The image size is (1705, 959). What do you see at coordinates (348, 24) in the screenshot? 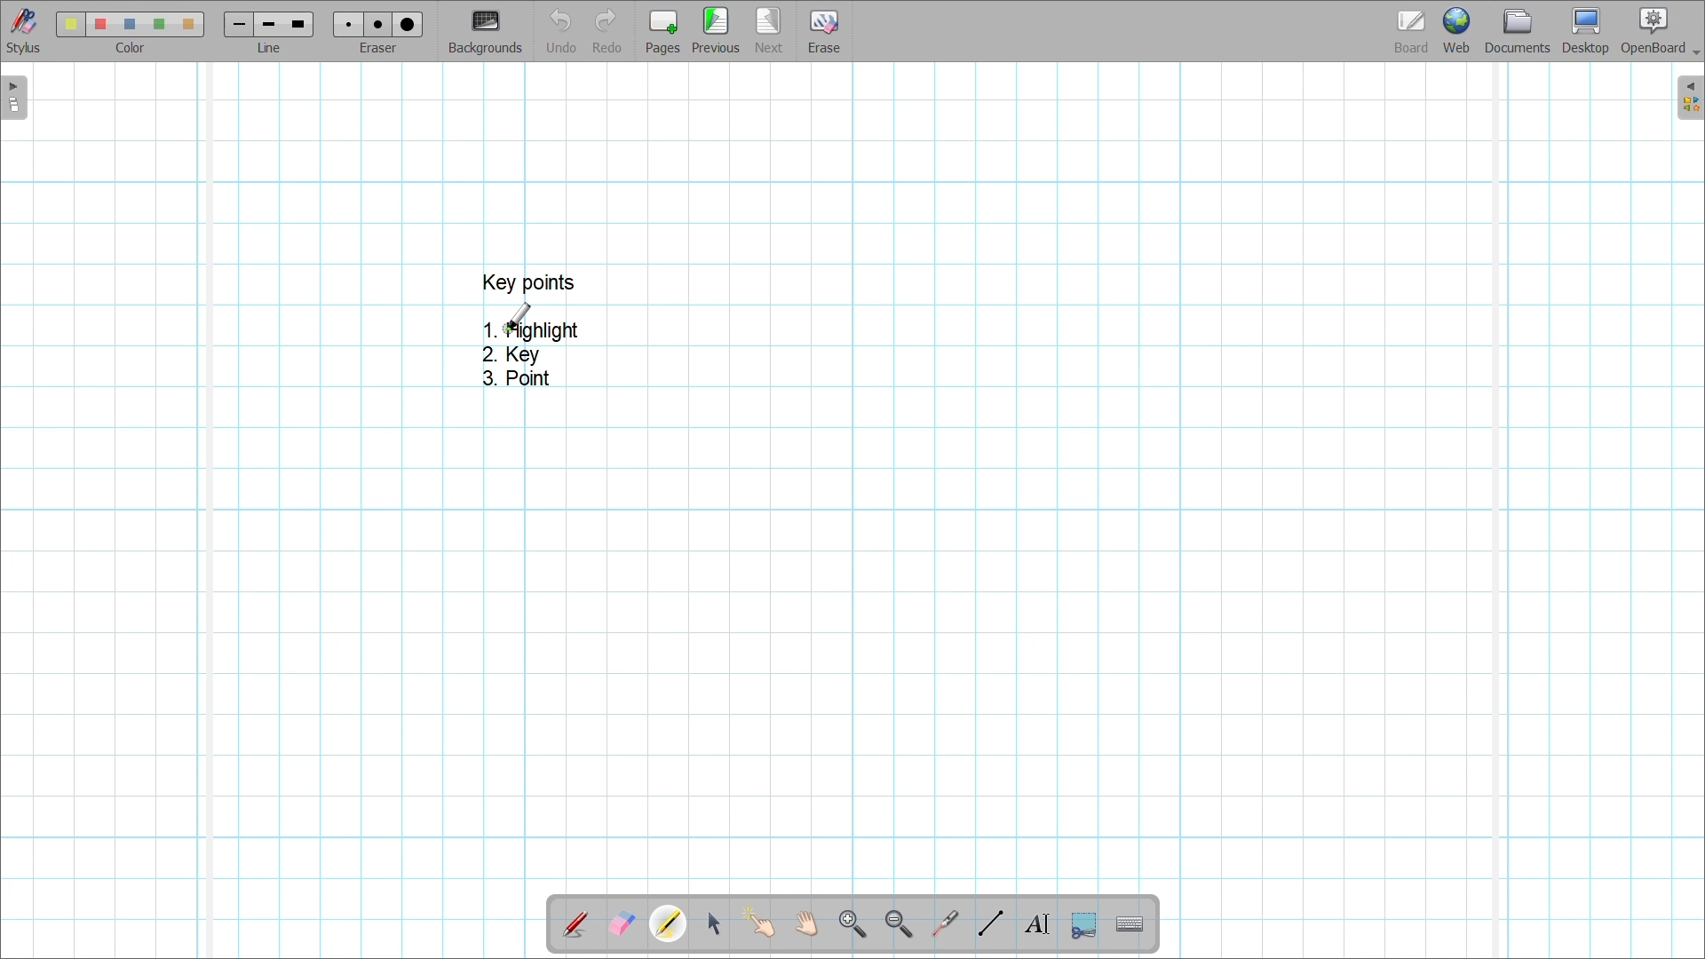
I see `Eraser 1` at bounding box center [348, 24].